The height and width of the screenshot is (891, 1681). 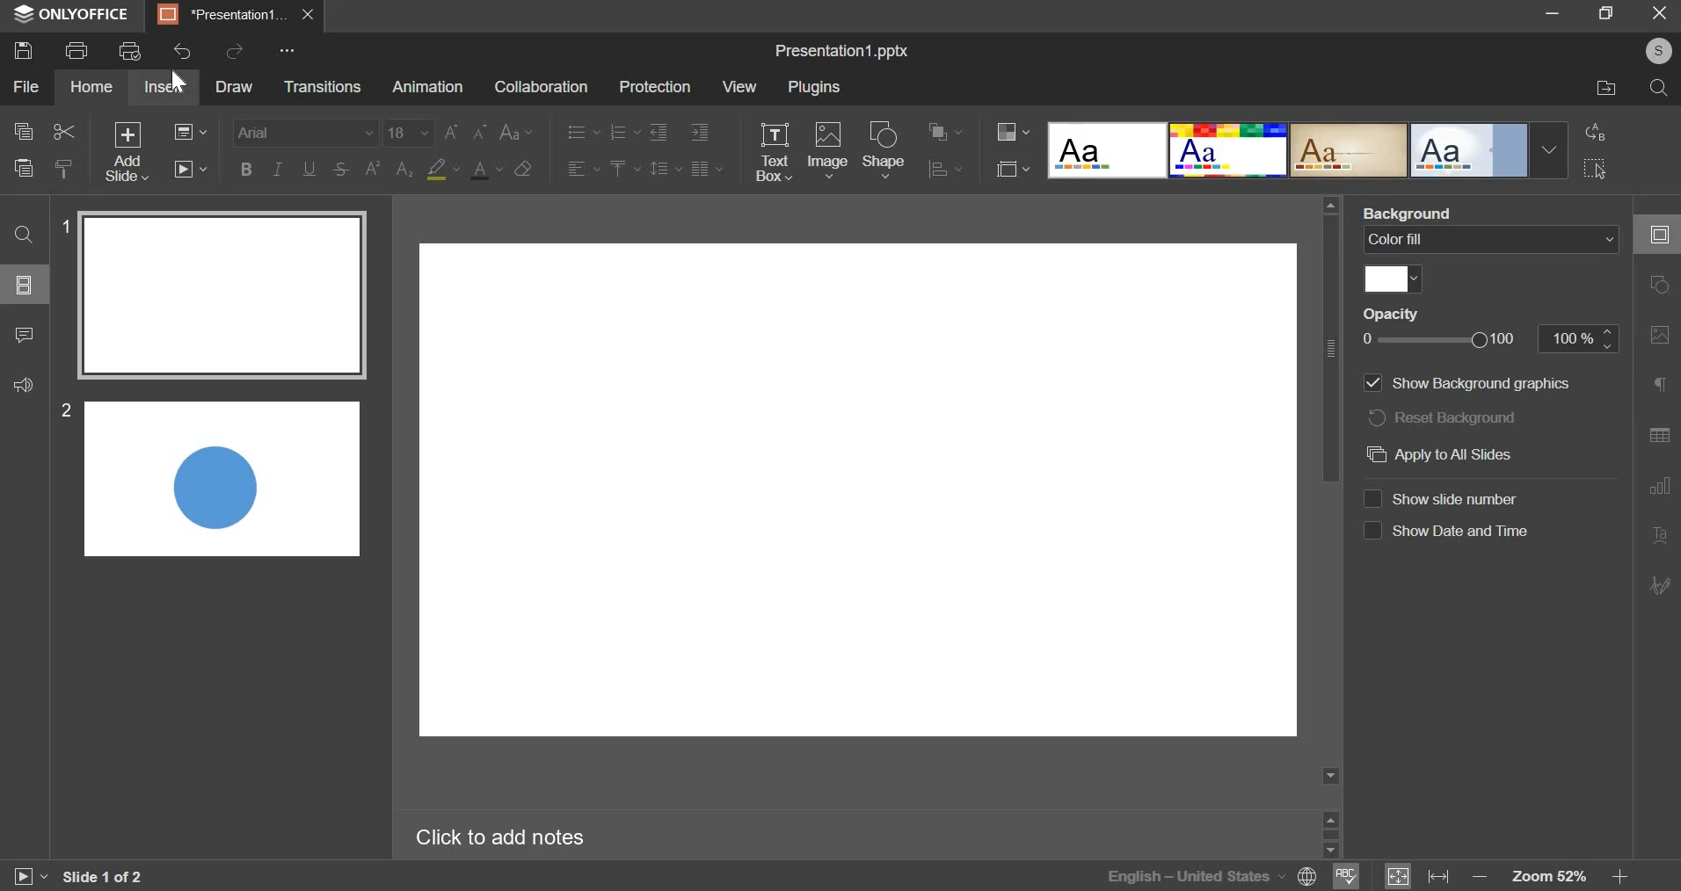 I want to click on Slide editor, so click(x=856, y=490).